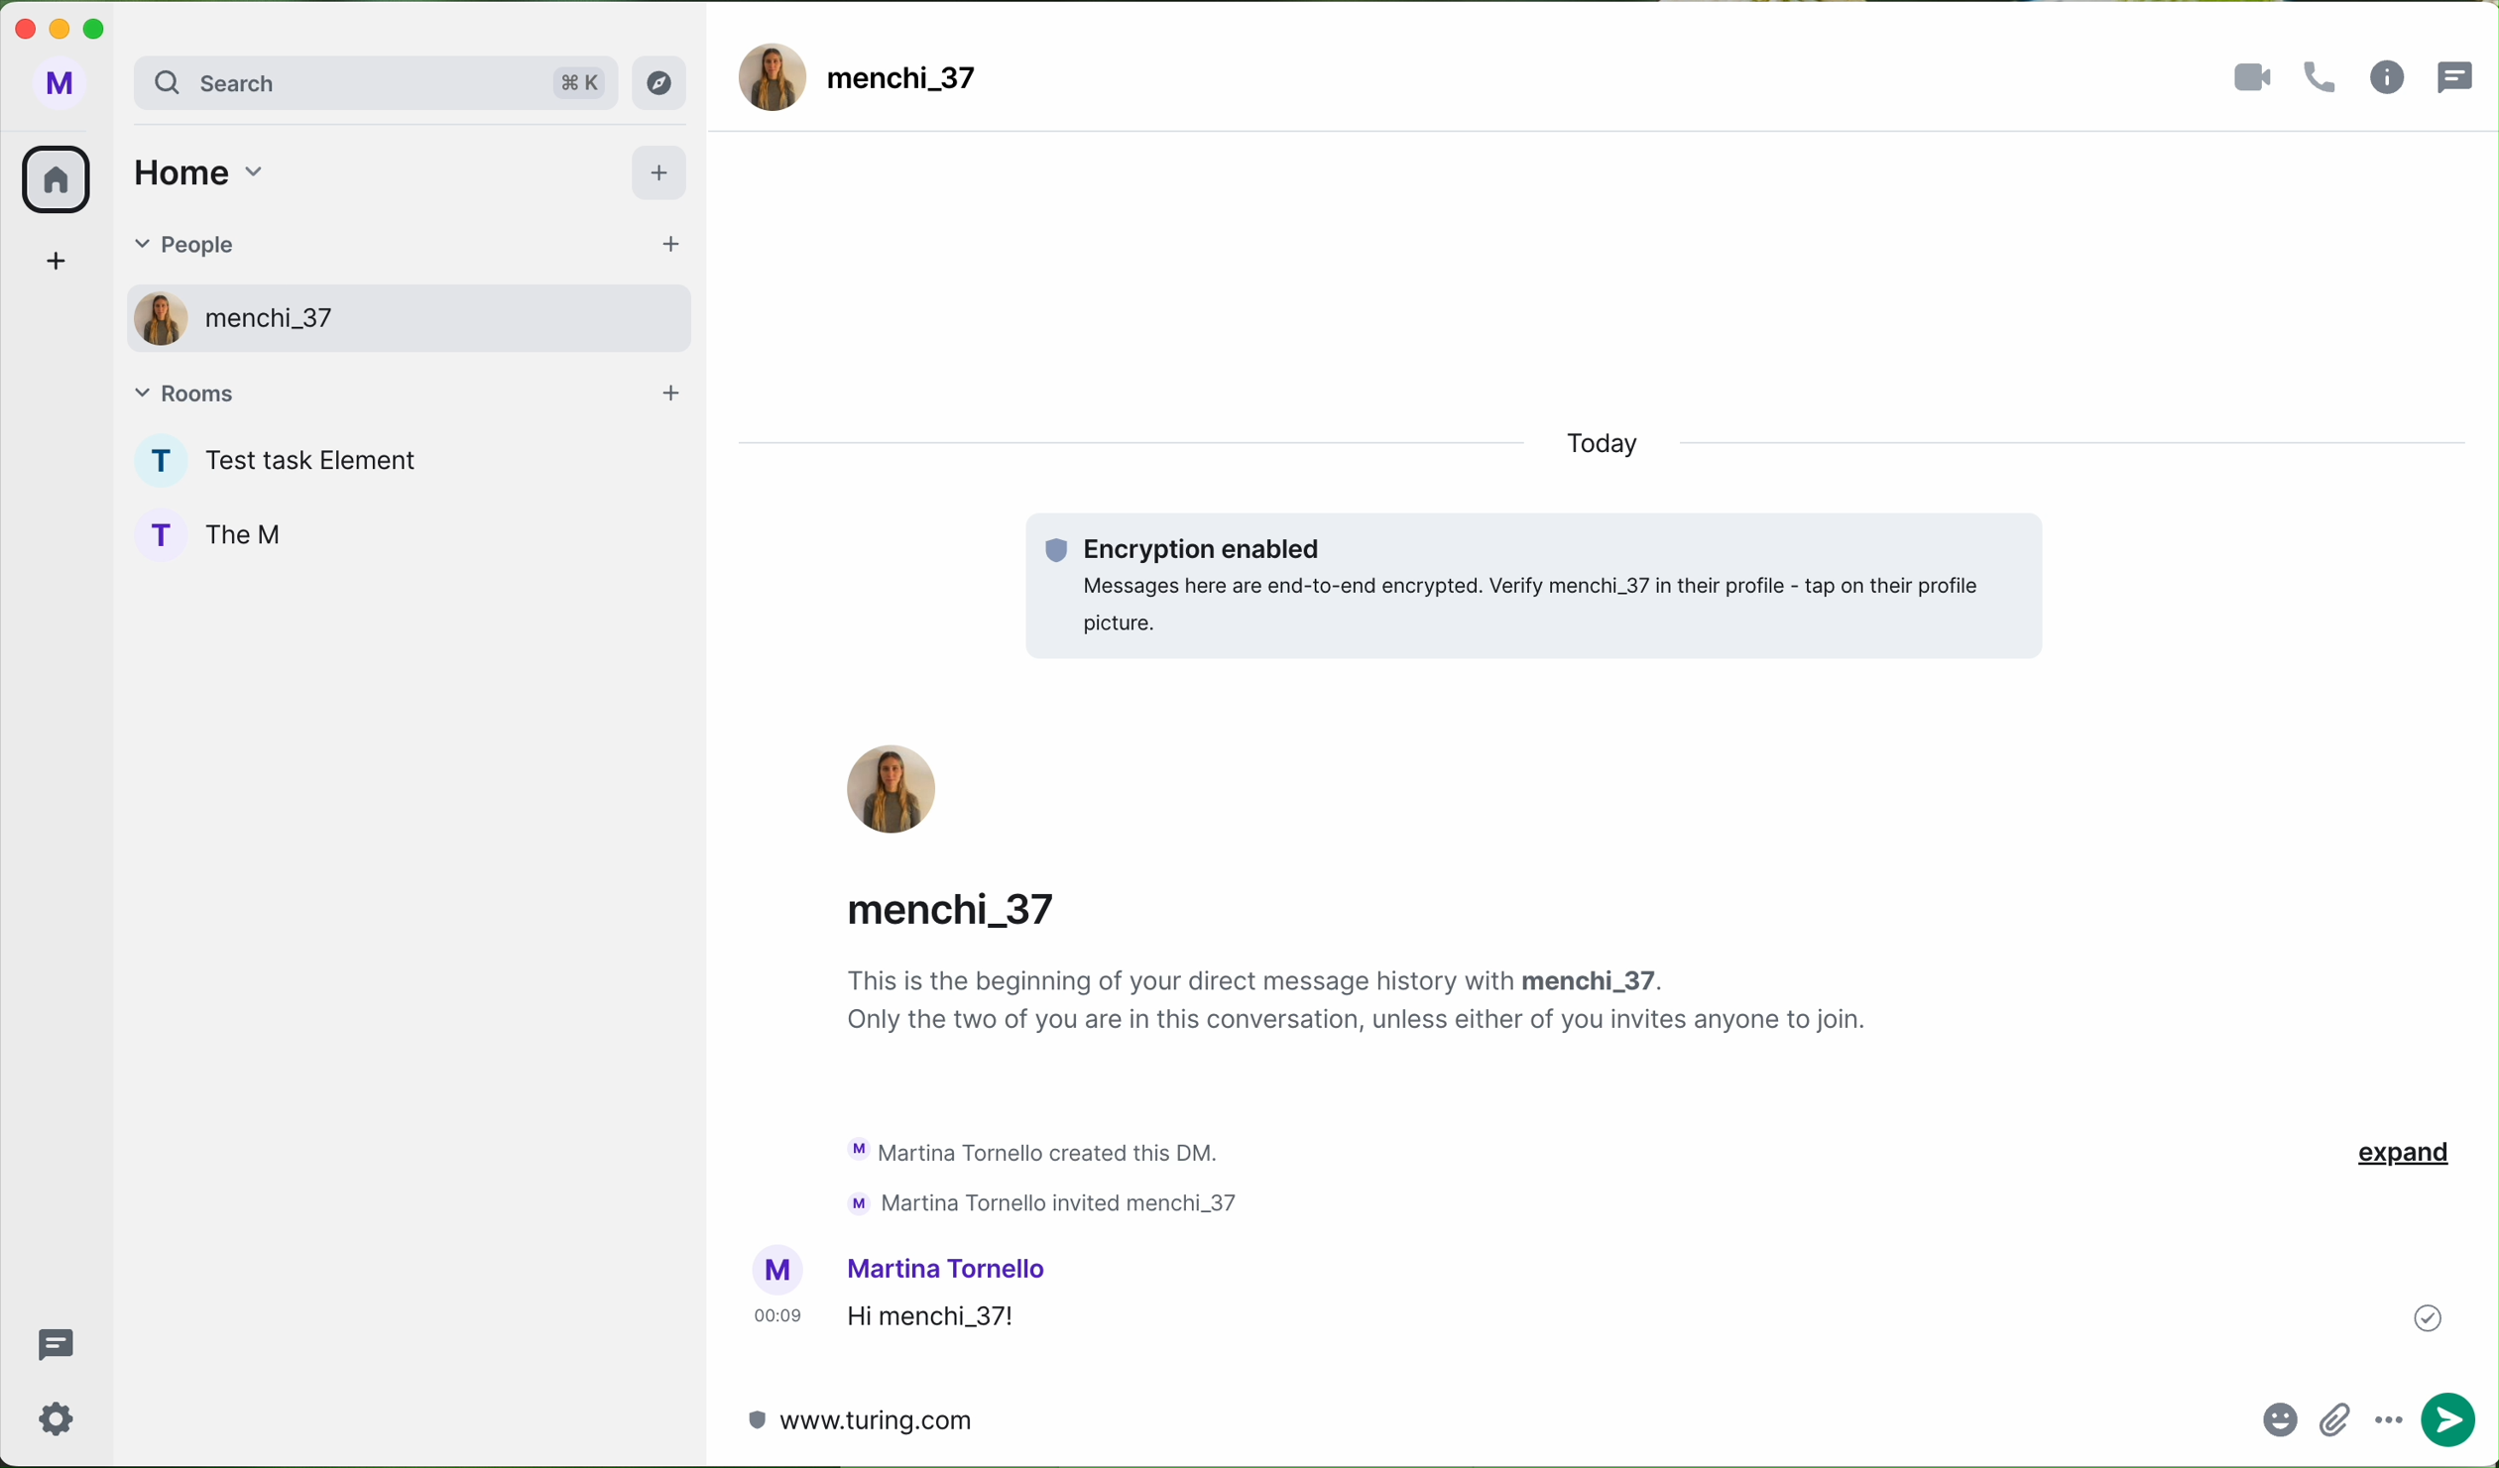 This screenshot has width=2499, height=1468. What do you see at coordinates (328, 464) in the screenshot?
I see `The task Element` at bounding box center [328, 464].